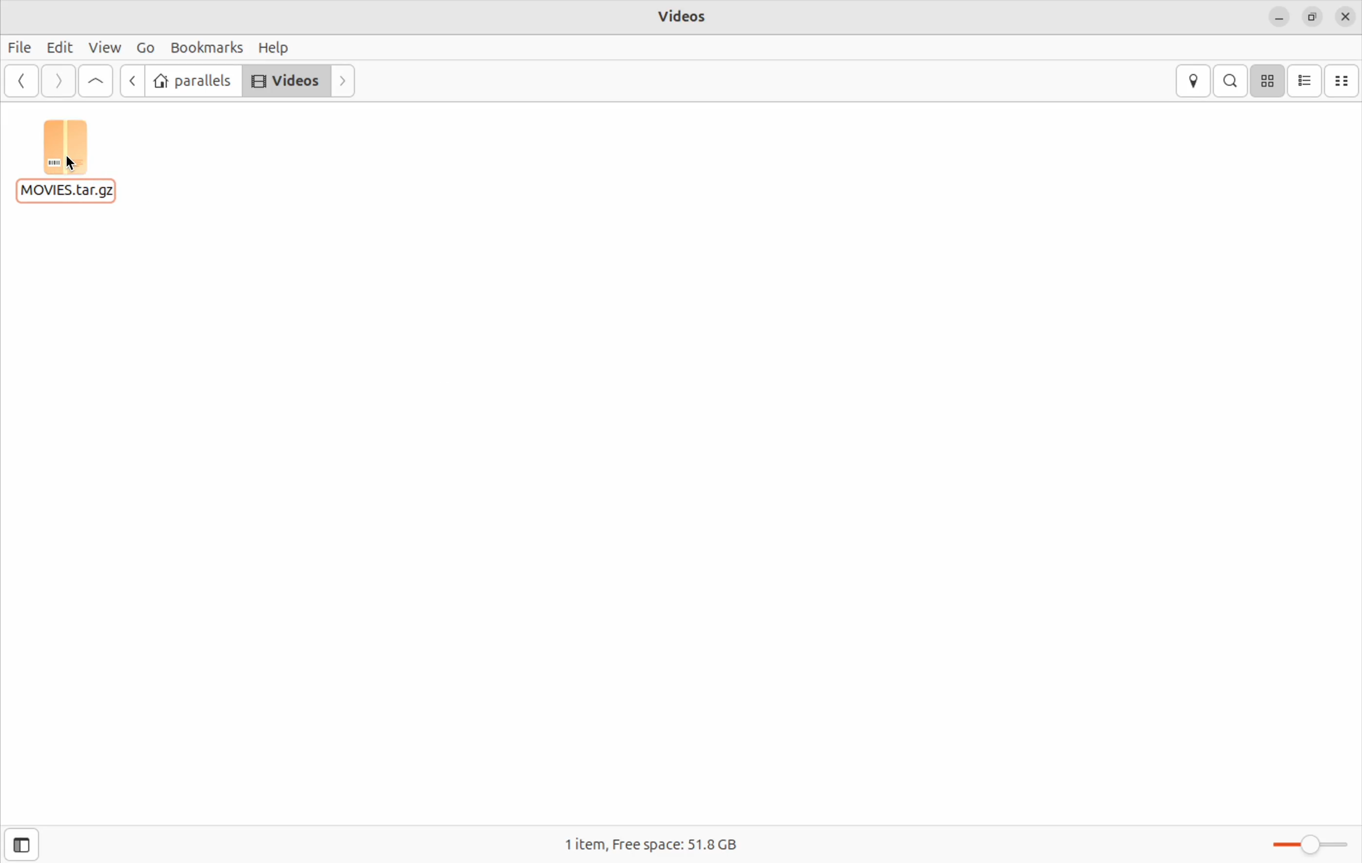 The width and height of the screenshot is (1362, 863). Describe the element at coordinates (1279, 19) in the screenshot. I see `minimize` at that location.